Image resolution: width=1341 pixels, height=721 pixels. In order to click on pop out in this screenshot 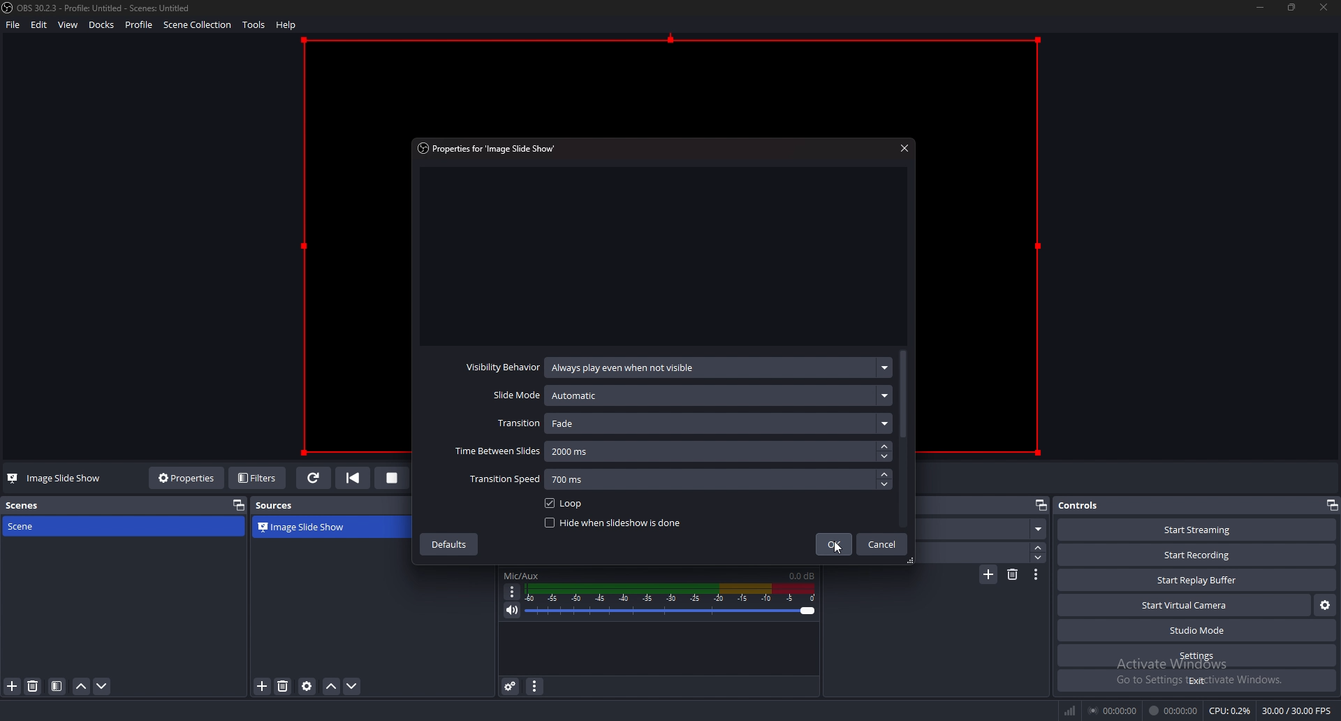, I will do `click(239, 505)`.